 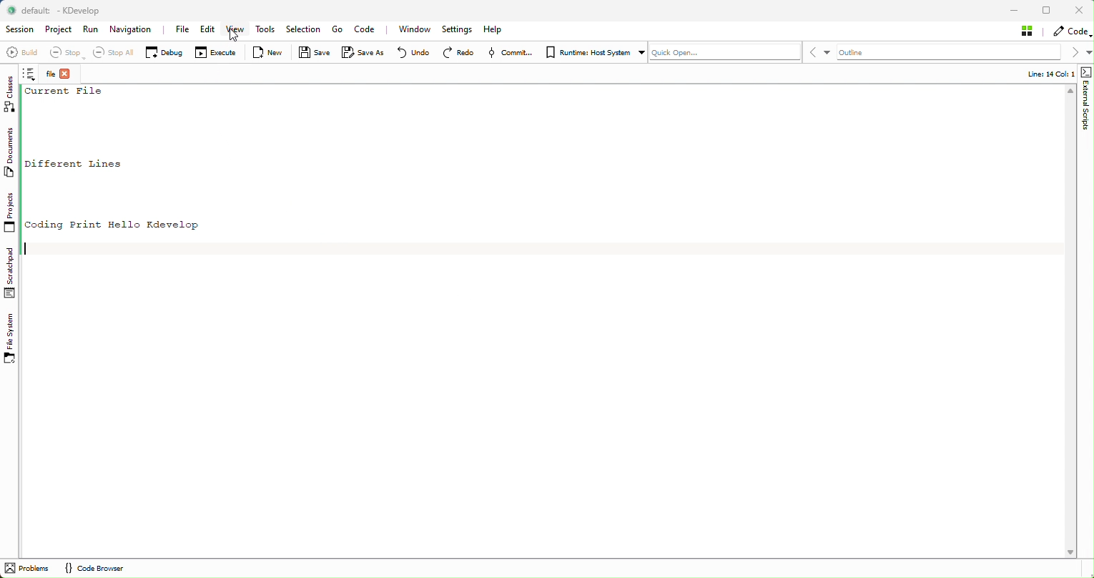 What do you see at coordinates (19, 30) in the screenshot?
I see `Session` at bounding box center [19, 30].